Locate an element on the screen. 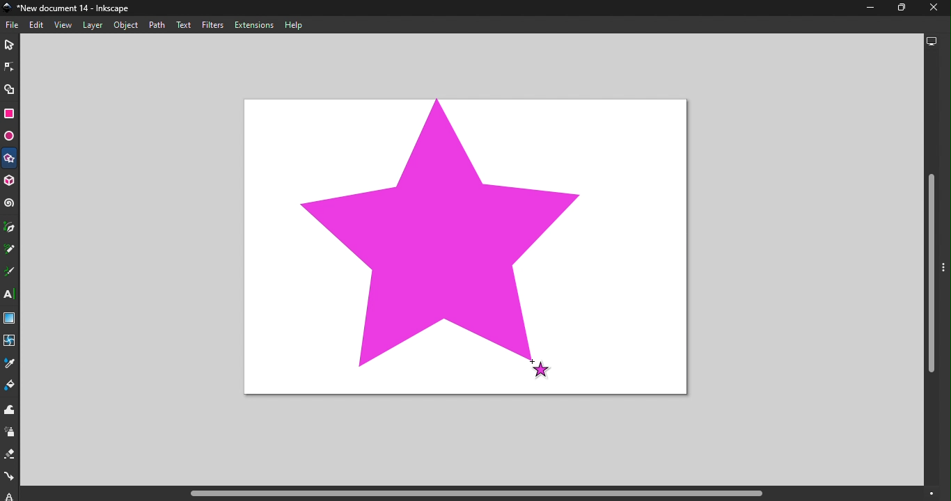 This screenshot has width=951, height=501. Object is located at coordinates (126, 24).